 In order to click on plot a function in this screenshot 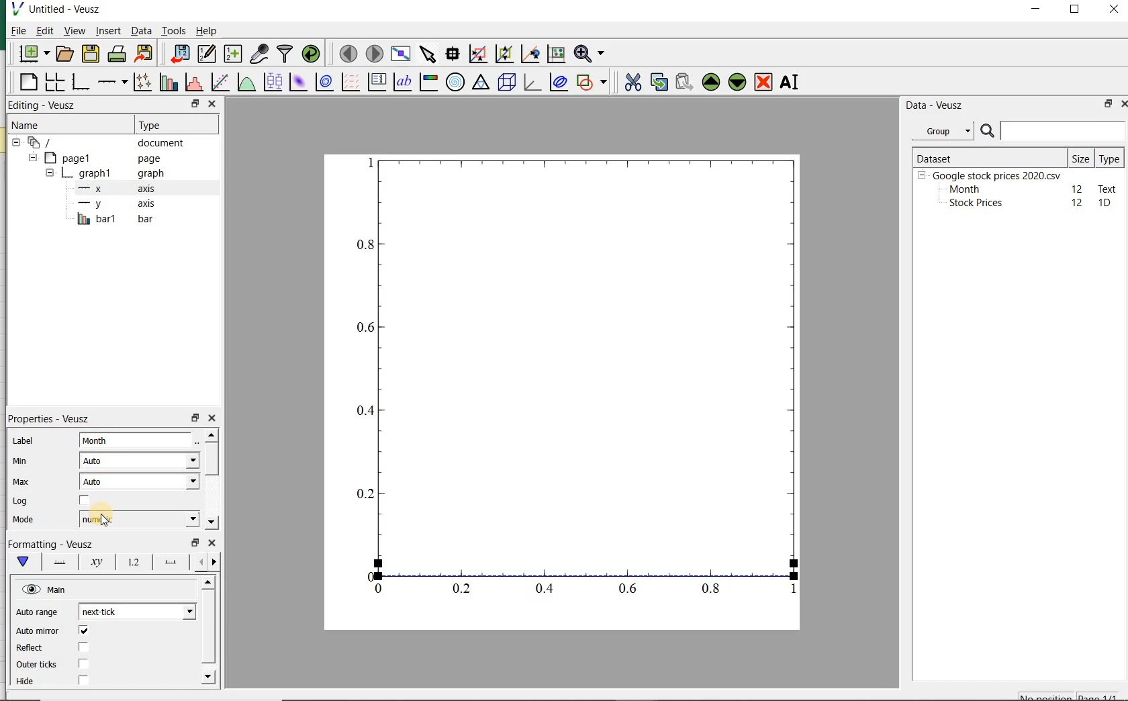, I will do `click(245, 83)`.